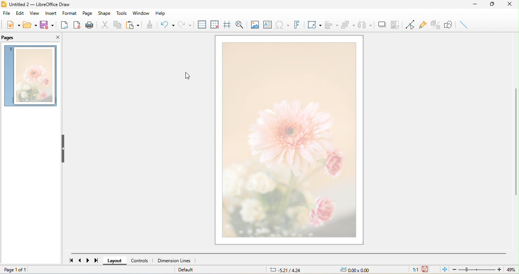 Image resolution: width=519 pixels, height=274 pixels. What do you see at coordinates (435, 25) in the screenshot?
I see `toggle extrusion` at bounding box center [435, 25].